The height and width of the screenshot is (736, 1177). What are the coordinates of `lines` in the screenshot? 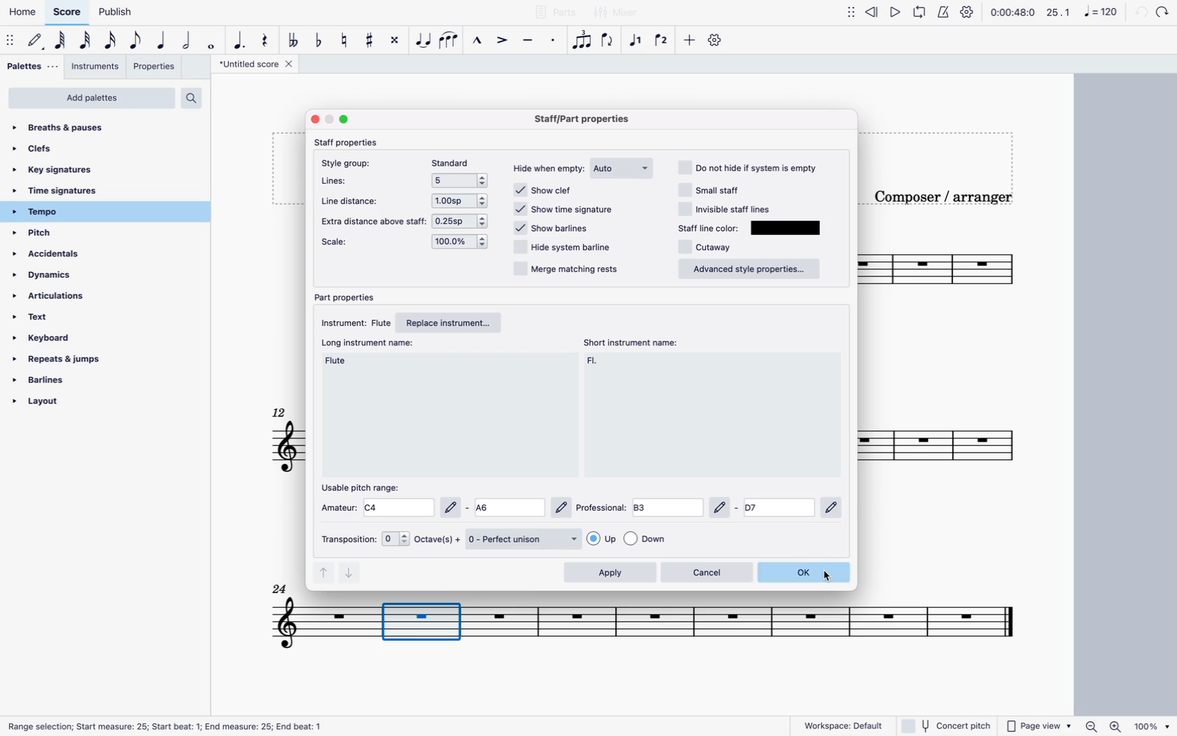 It's located at (335, 182).